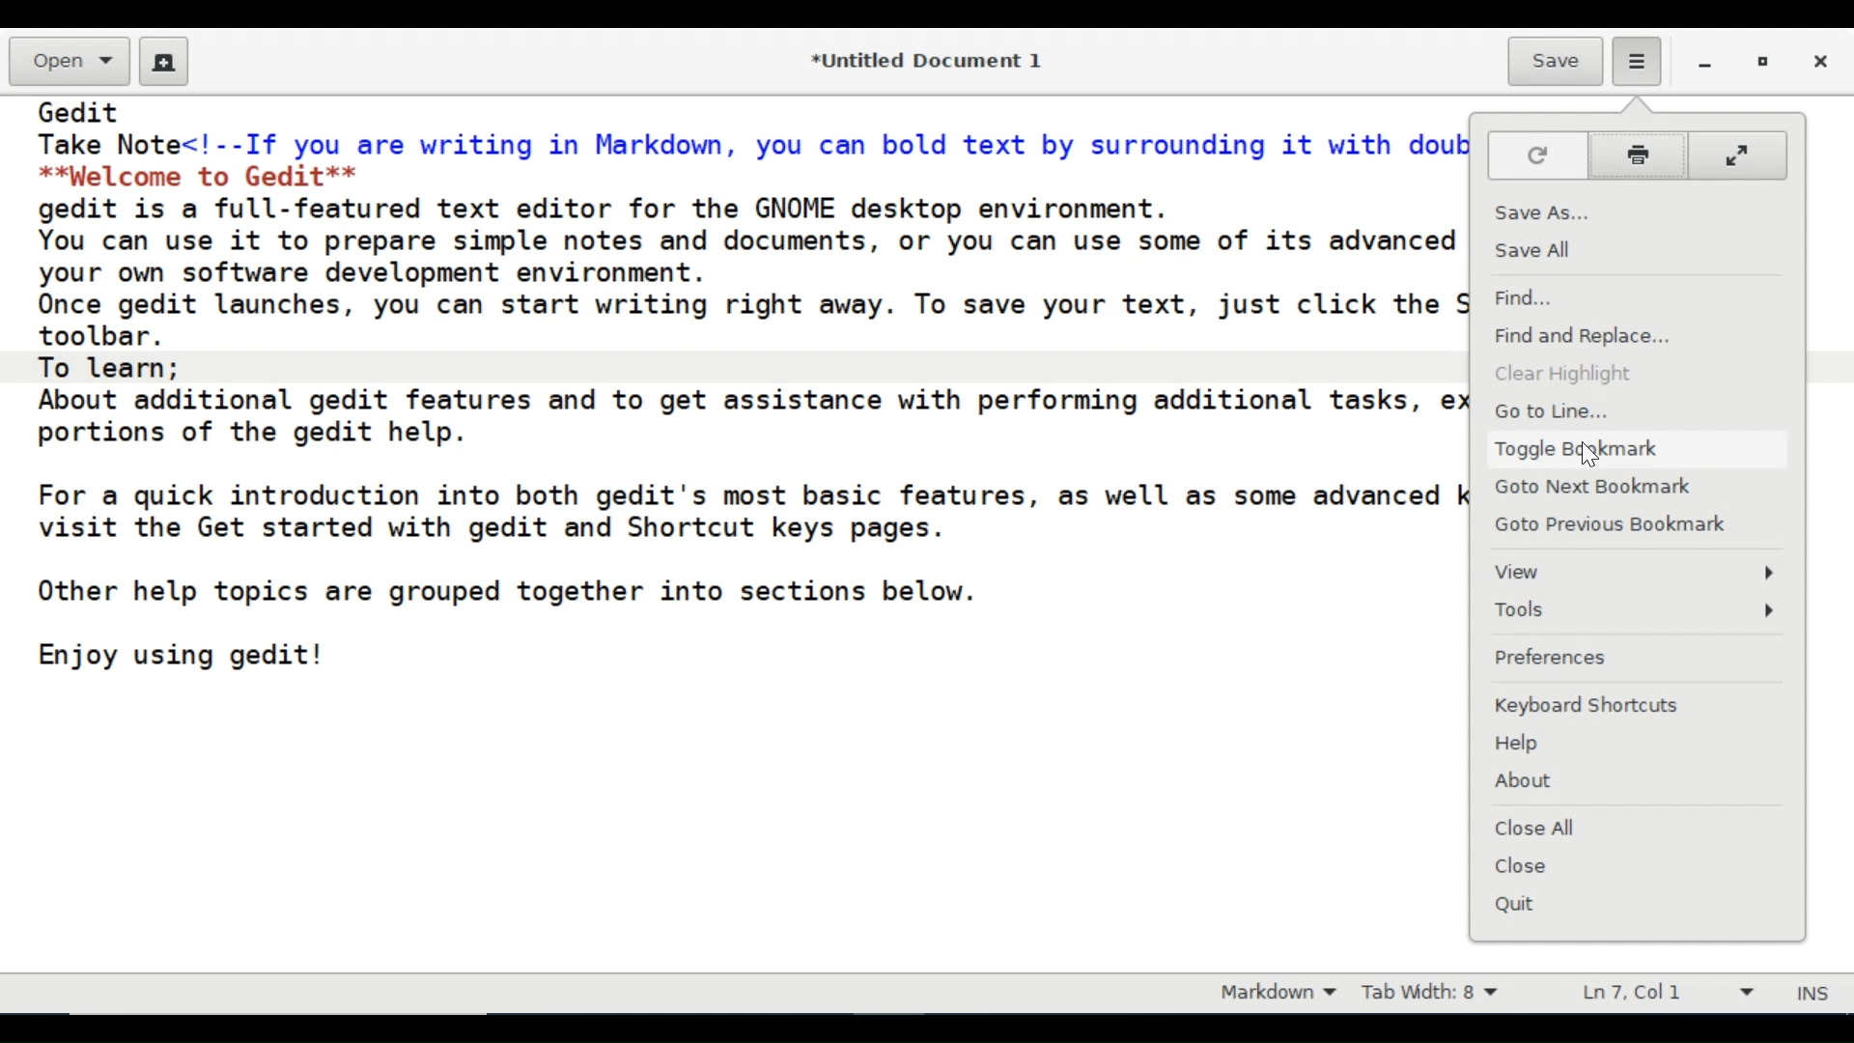  I want to click on Cursor, so click(1590, 451).